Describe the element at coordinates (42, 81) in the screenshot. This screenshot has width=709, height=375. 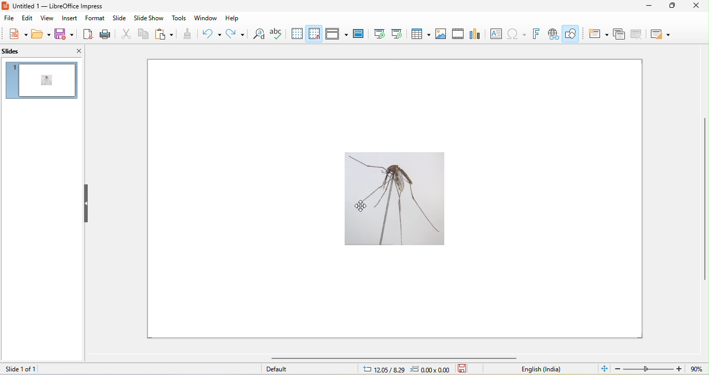
I see `slide preview in slide pane` at that location.